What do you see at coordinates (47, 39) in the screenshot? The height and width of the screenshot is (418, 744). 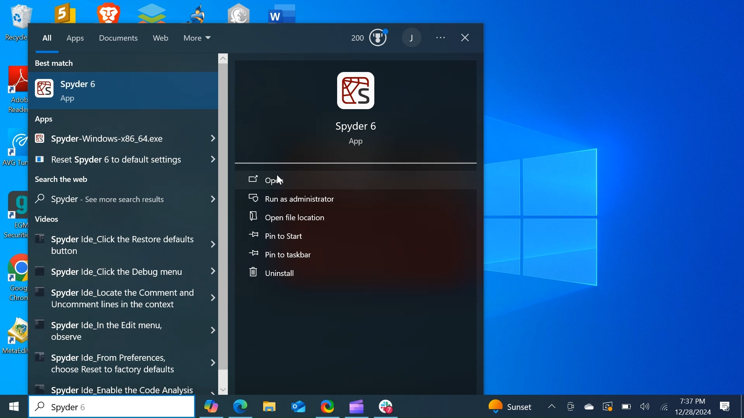 I see `All` at bounding box center [47, 39].